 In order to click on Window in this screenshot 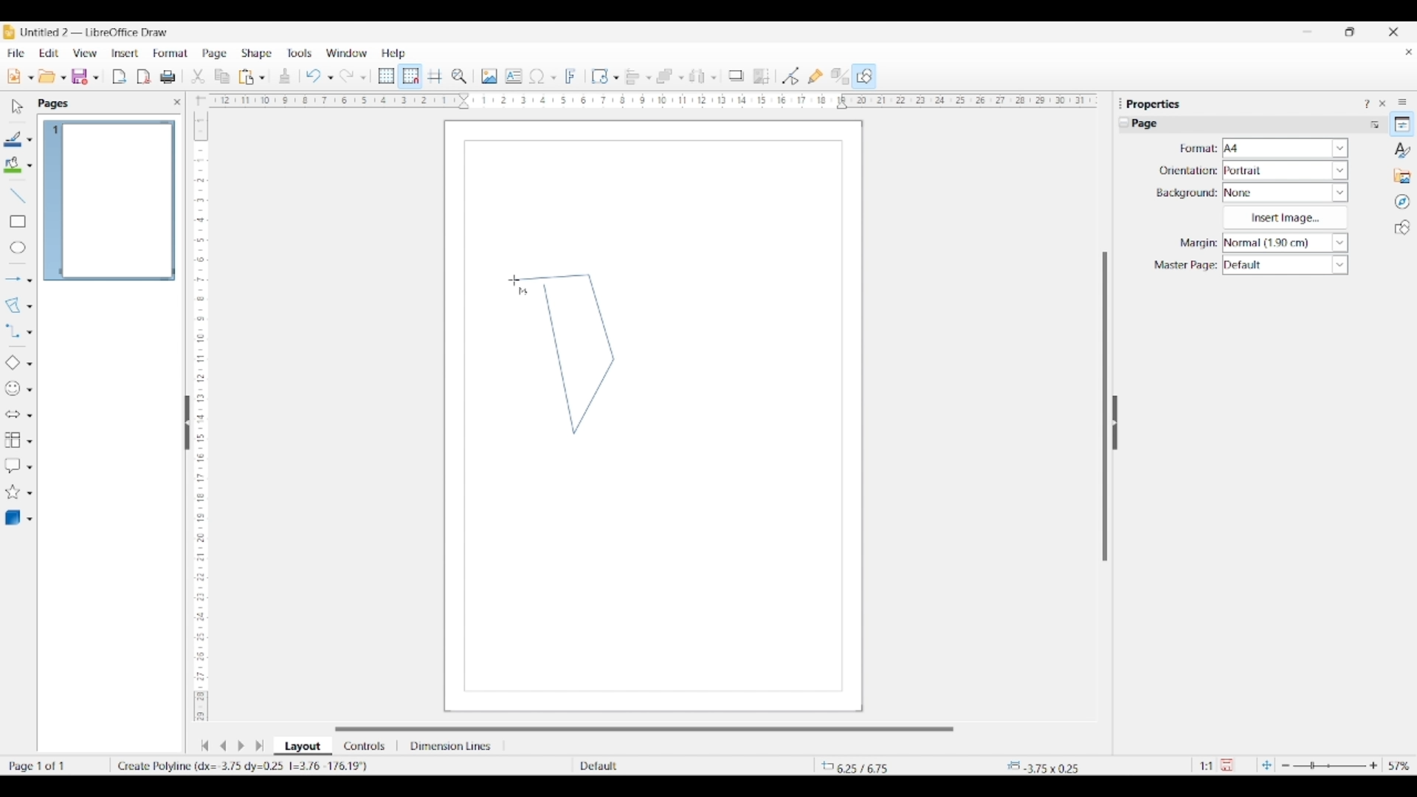, I will do `click(347, 53)`.